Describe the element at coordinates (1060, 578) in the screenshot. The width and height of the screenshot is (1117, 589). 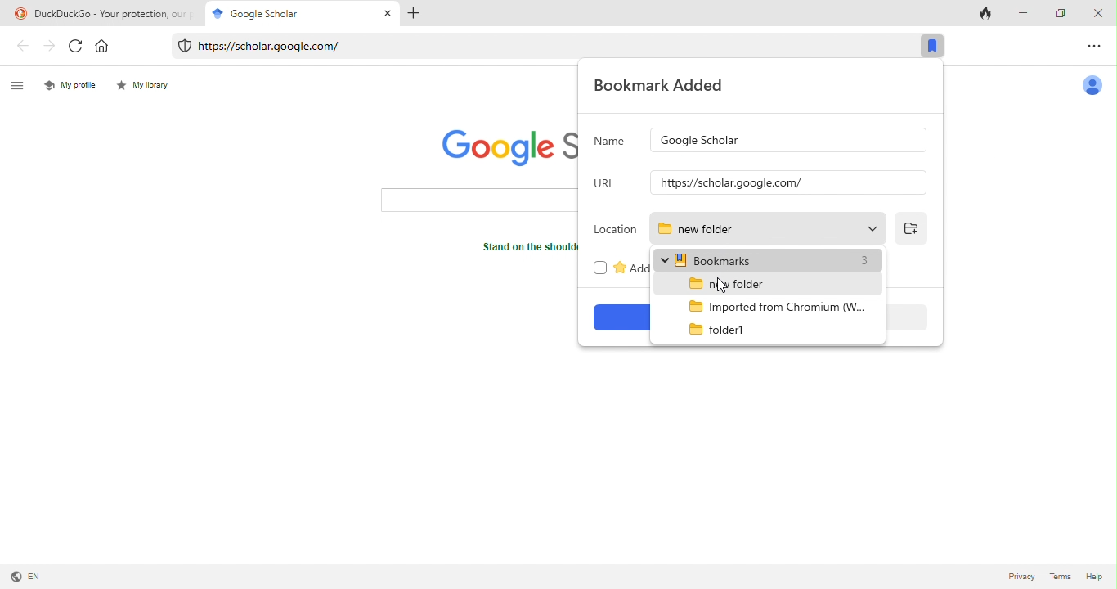
I see `terms` at that location.